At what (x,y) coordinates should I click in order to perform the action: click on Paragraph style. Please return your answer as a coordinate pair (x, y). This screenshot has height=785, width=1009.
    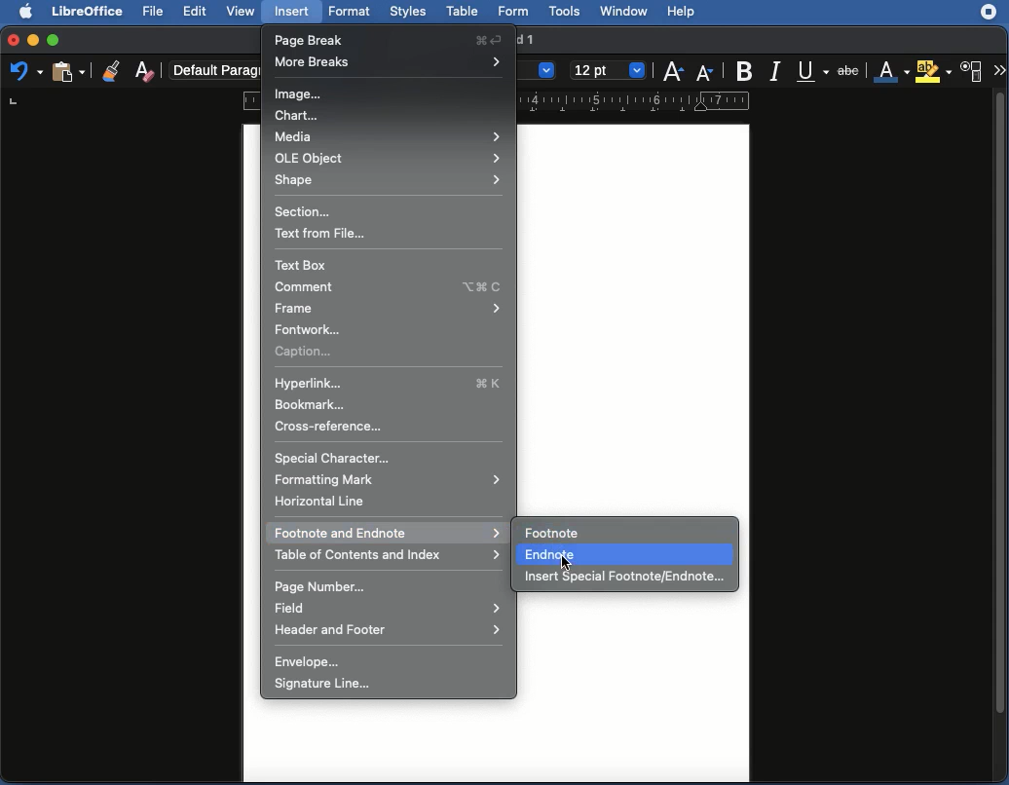
    Looking at the image, I should click on (217, 67).